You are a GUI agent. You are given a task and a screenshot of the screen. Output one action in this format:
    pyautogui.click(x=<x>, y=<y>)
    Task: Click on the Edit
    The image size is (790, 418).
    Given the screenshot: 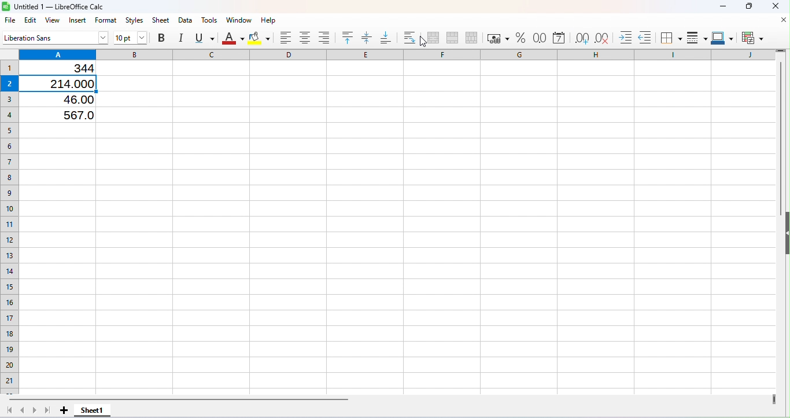 What is the action you would take?
    pyautogui.click(x=30, y=20)
    